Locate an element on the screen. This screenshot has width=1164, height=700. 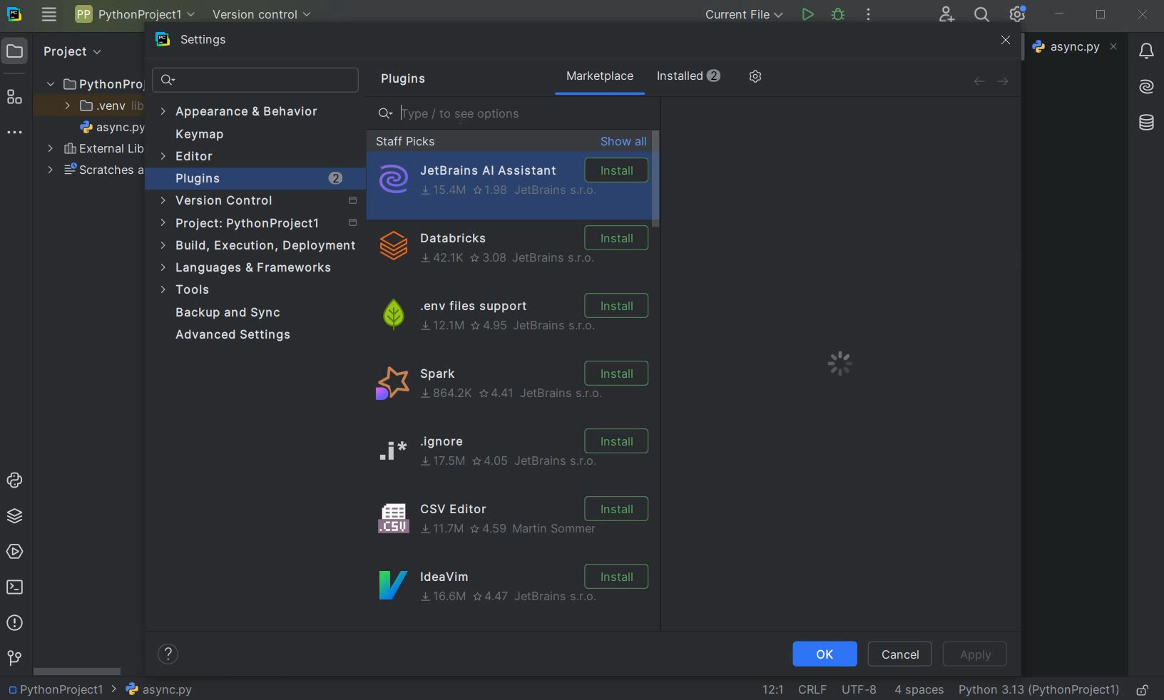
type/ to see options is located at coordinates (509, 114).